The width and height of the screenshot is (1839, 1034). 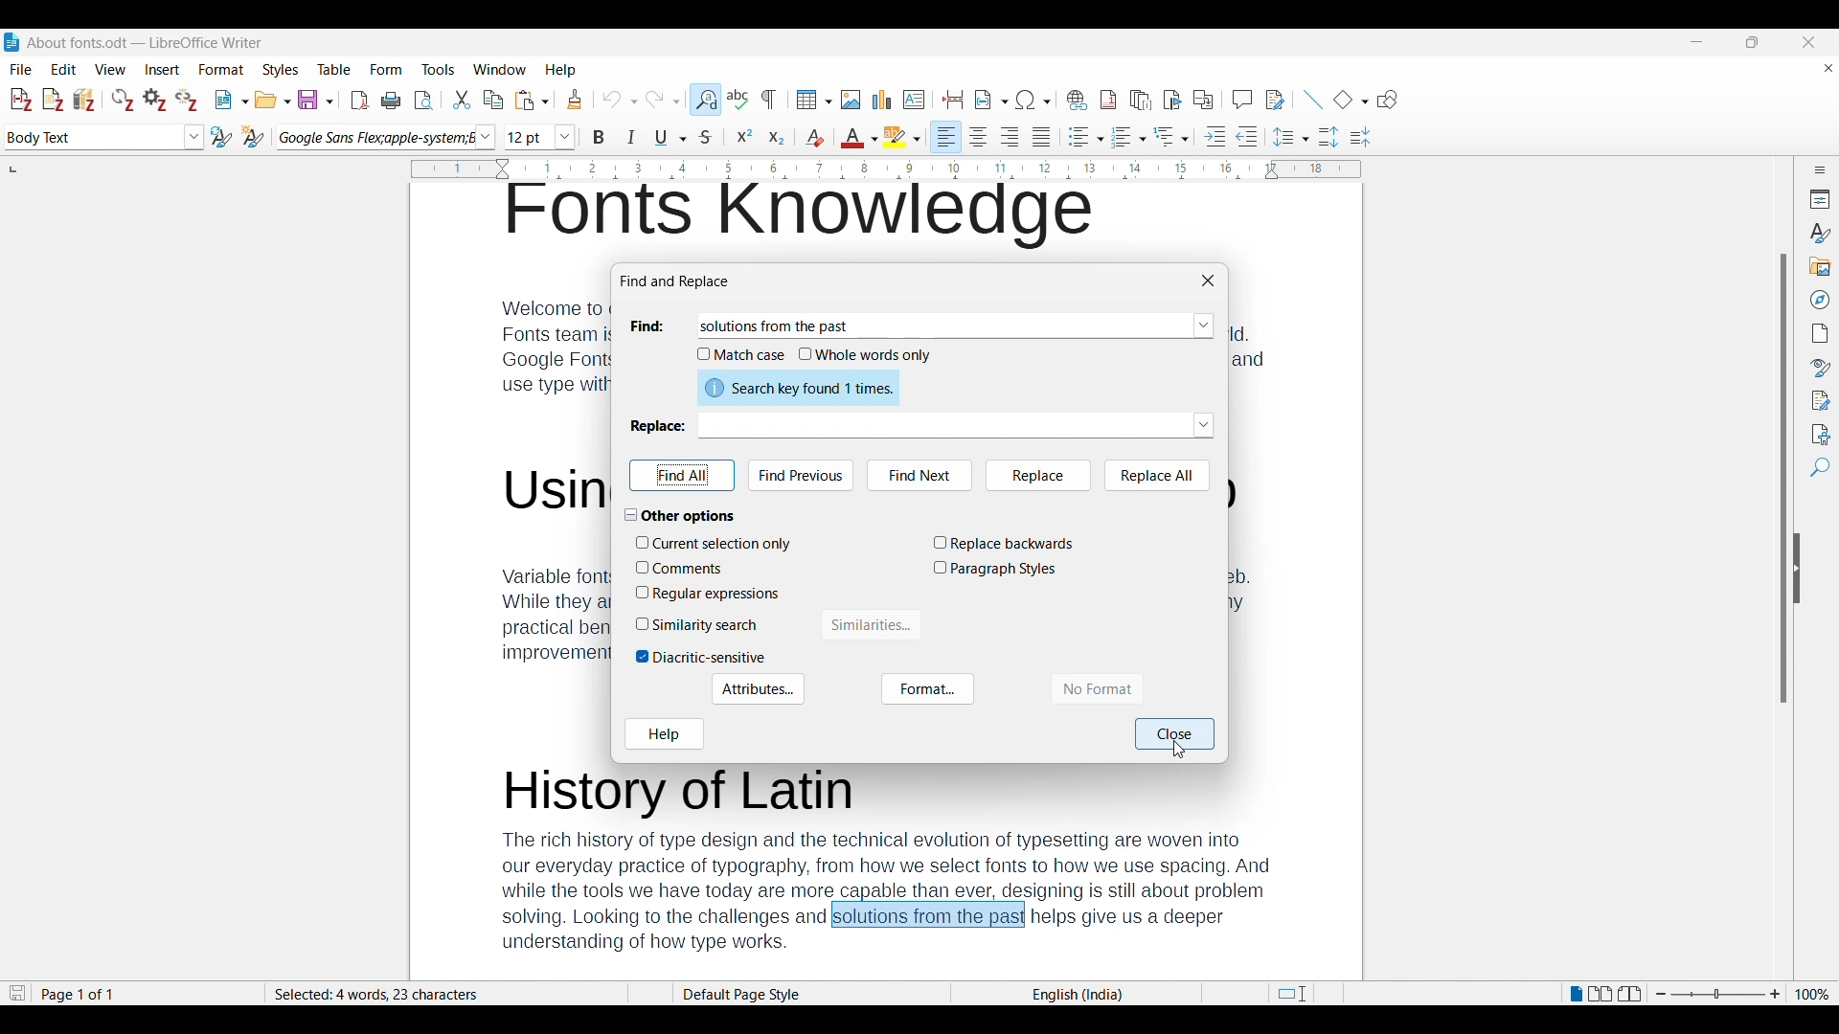 What do you see at coordinates (146, 43) in the screenshot?
I see `Software and project name` at bounding box center [146, 43].